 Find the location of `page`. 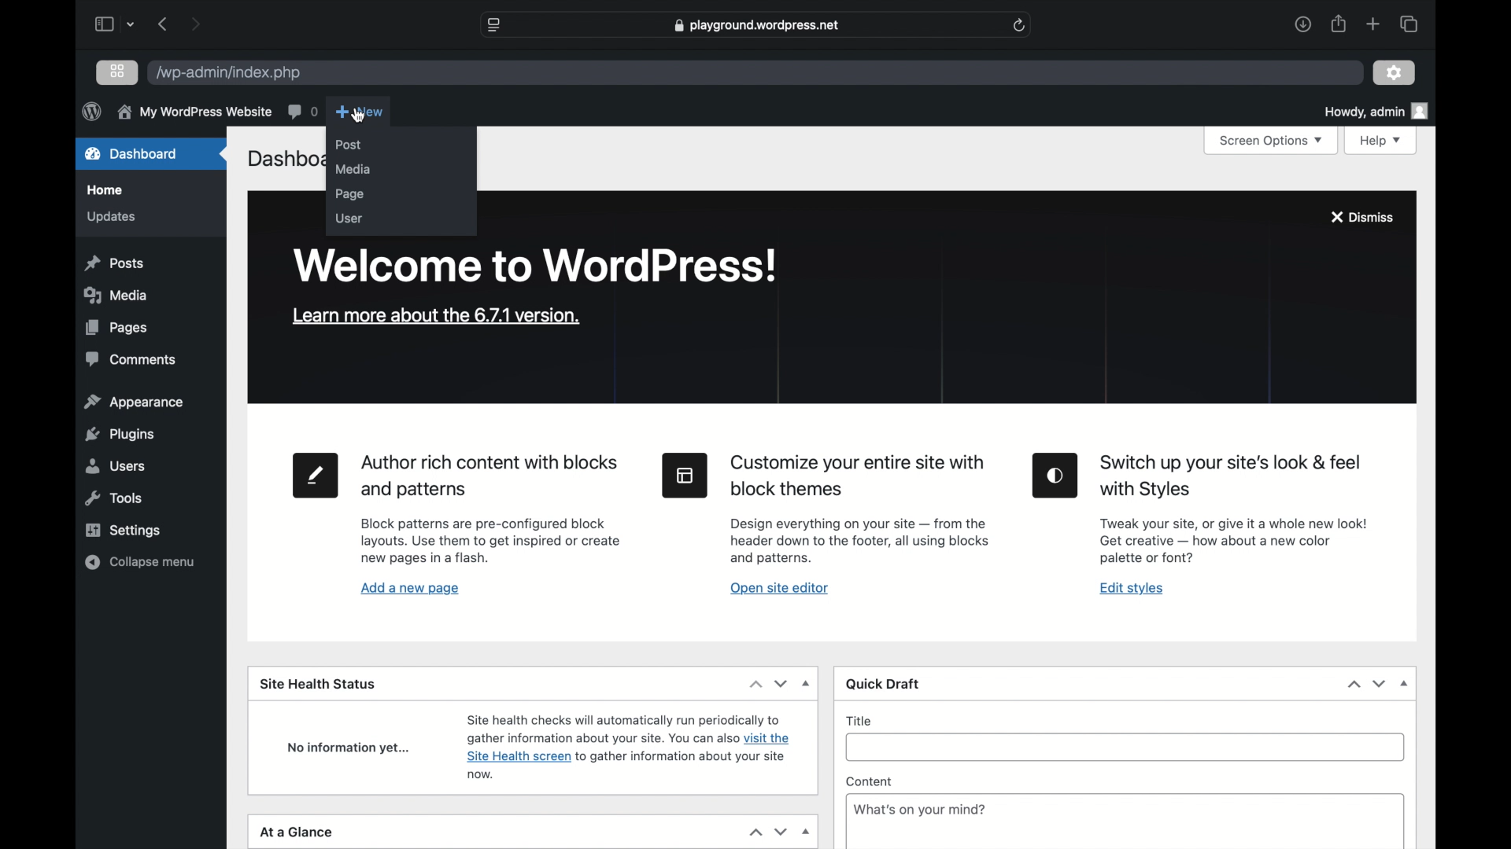

page is located at coordinates (349, 193).